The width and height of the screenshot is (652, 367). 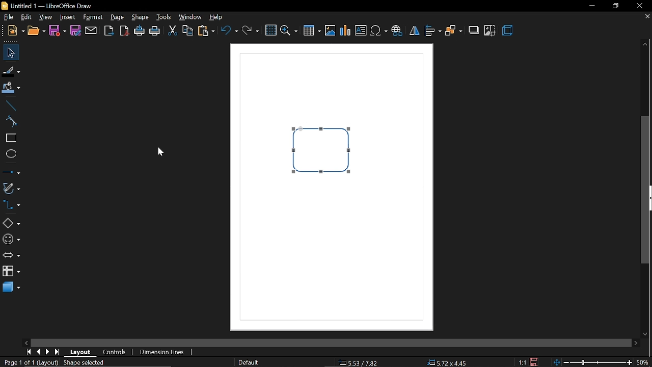 What do you see at coordinates (46, 5) in the screenshot?
I see `current window` at bounding box center [46, 5].